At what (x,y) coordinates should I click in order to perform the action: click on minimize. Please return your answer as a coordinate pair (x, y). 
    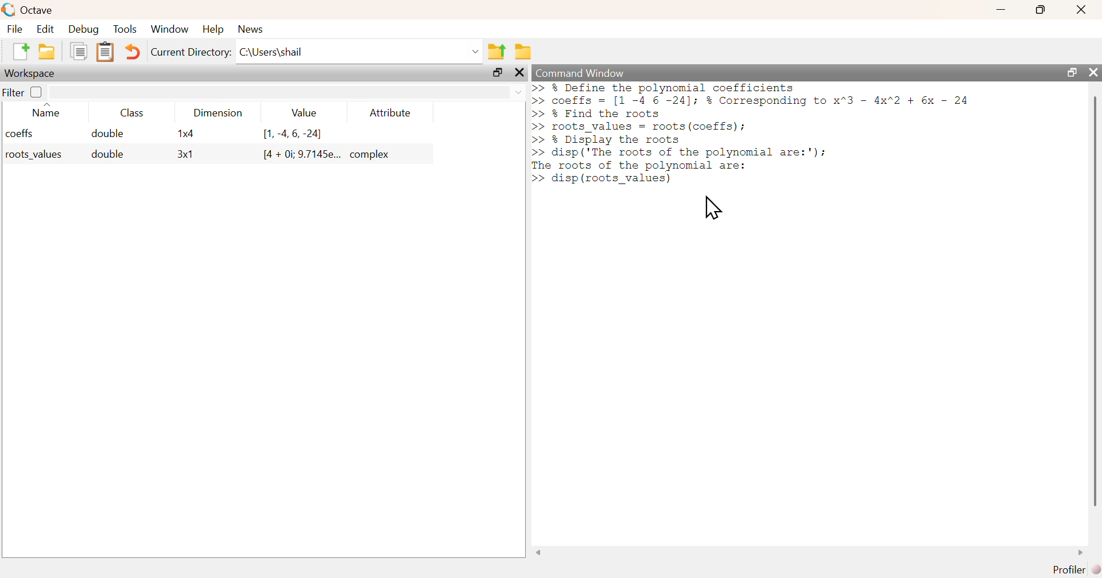
    Looking at the image, I should click on (1002, 10).